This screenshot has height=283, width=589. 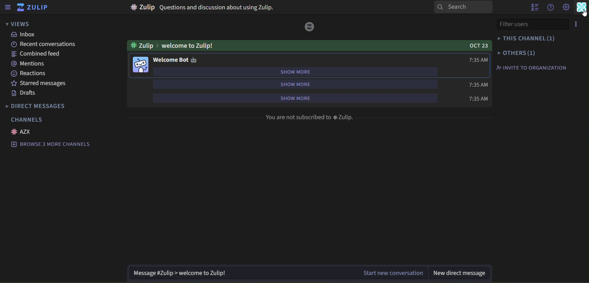 What do you see at coordinates (477, 46) in the screenshot?
I see `OCT 23` at bounding box center [477, 46].